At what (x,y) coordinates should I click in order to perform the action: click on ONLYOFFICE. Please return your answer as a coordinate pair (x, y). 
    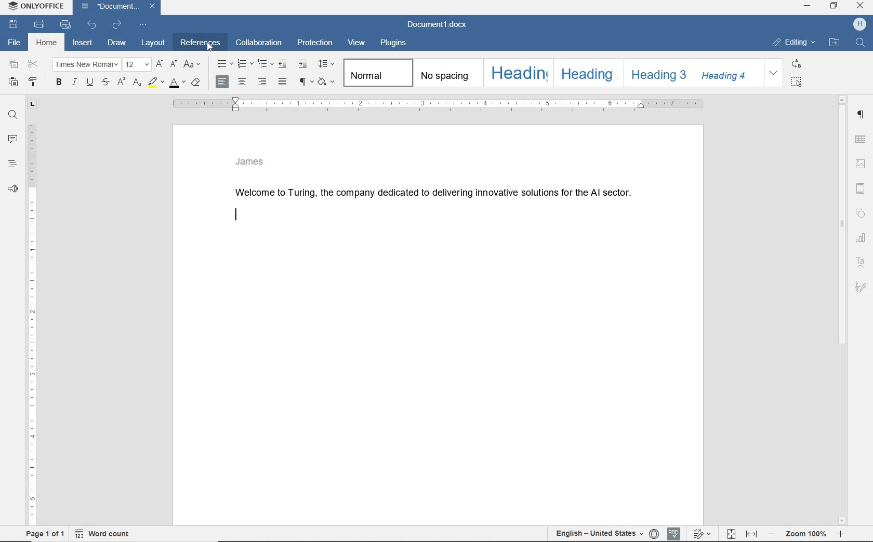
    Looking at the image, I should click on (35, 6).